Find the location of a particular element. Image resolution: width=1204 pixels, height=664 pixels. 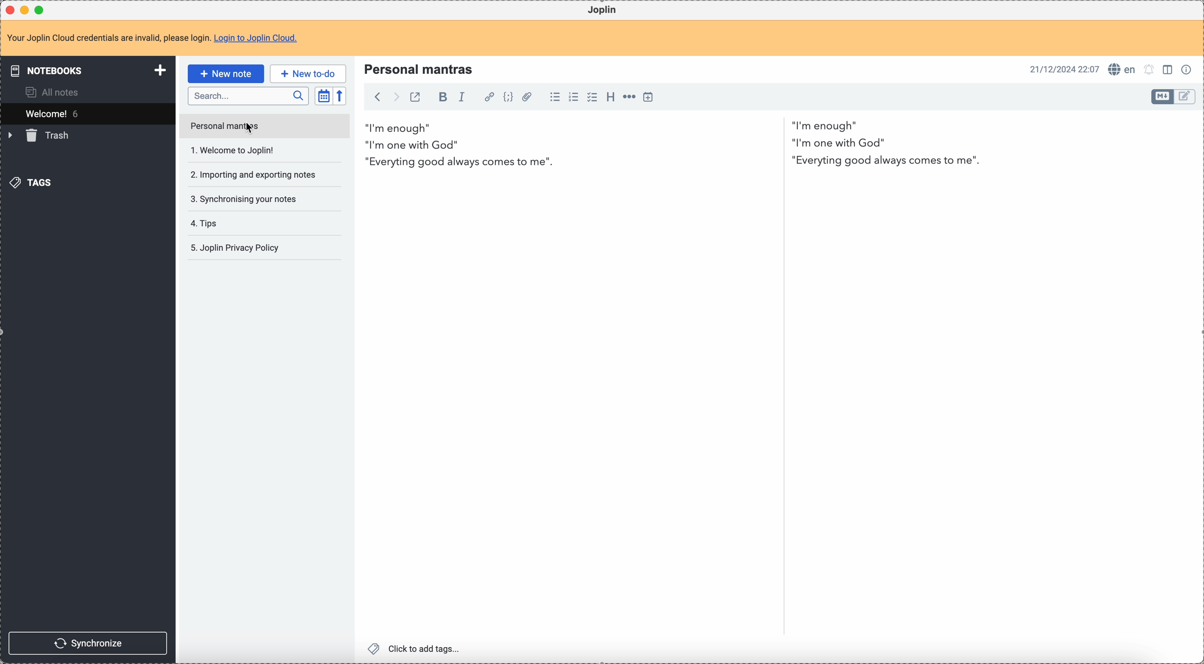

foward is located at coordinates (395, 97).